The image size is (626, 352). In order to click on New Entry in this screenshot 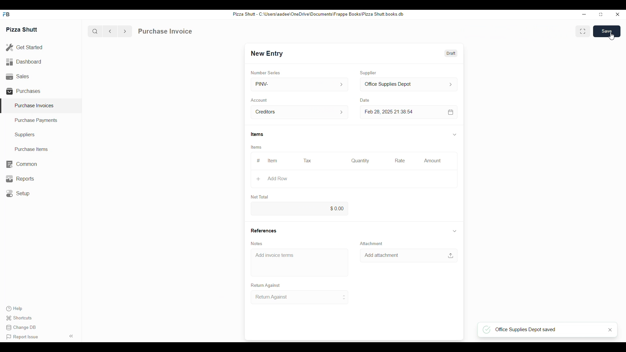, I will do `click(267, 53)`.